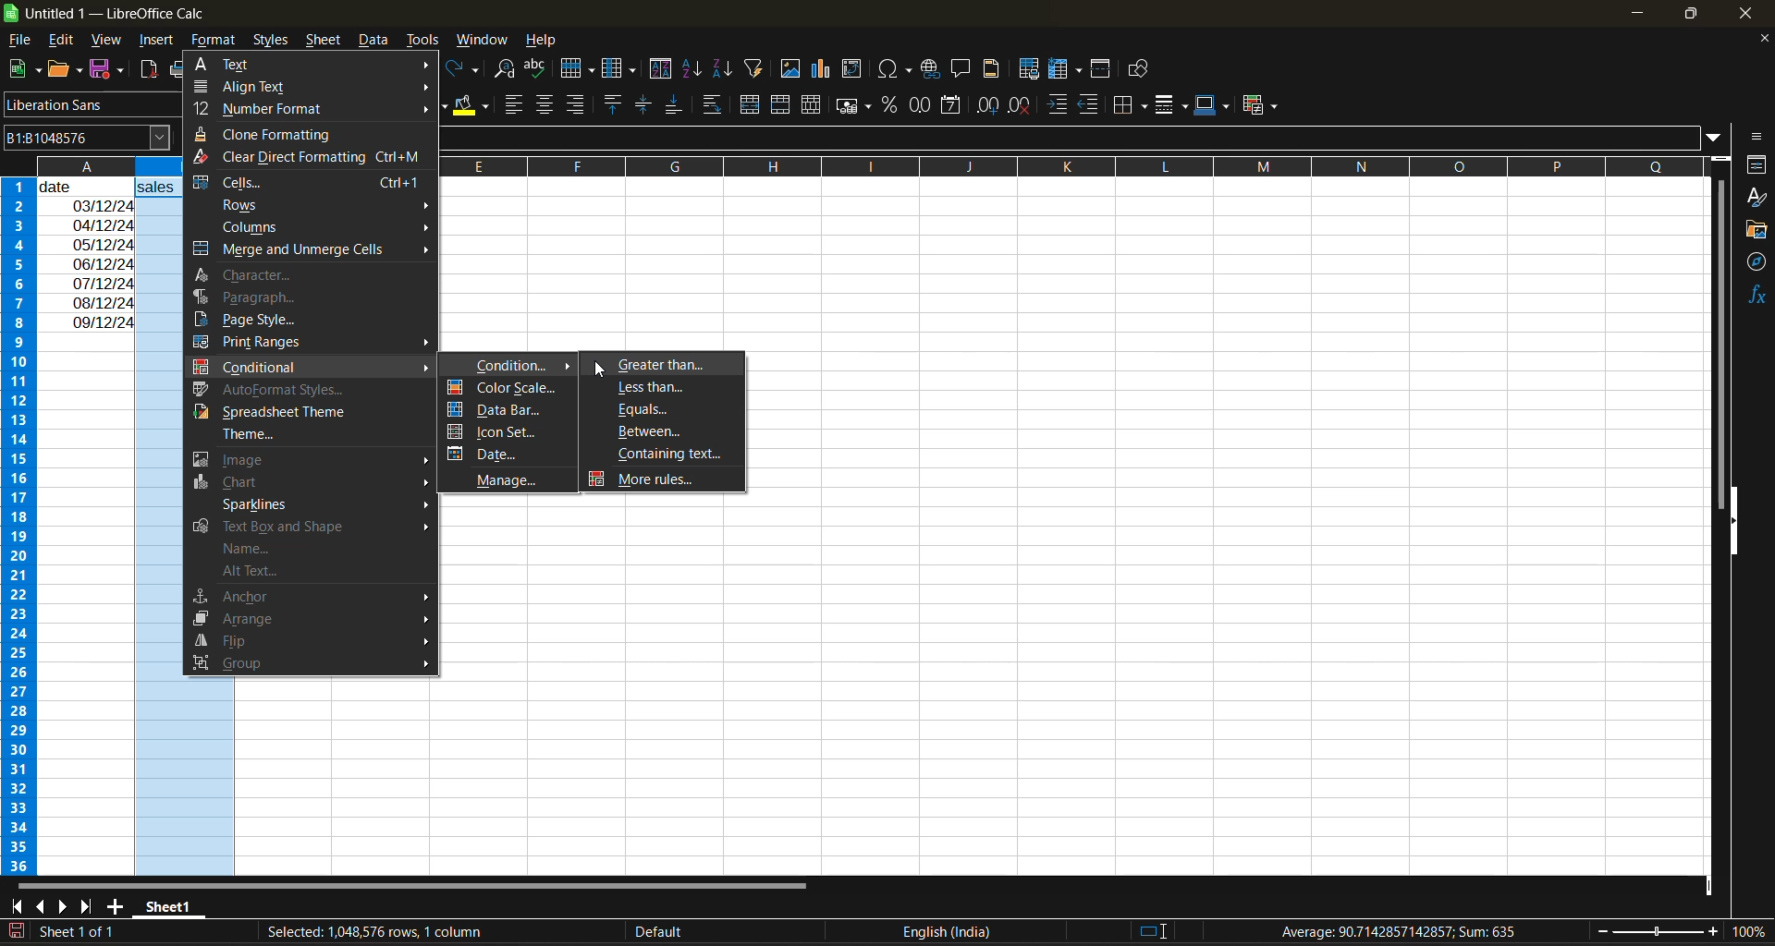 The height and width of the screenshot is (946, 1775). What do you see at coordinates (542, 39) in the screenshot?
I see `help` at bounding box center [542, 39].